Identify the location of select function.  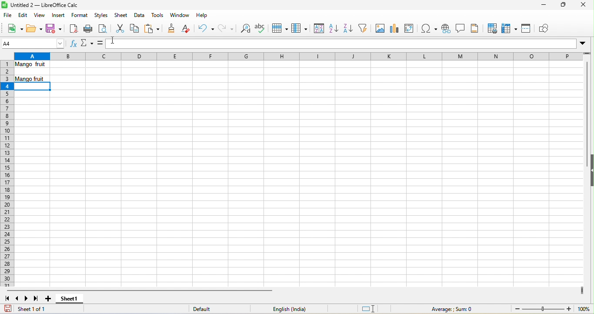
(86, 45).